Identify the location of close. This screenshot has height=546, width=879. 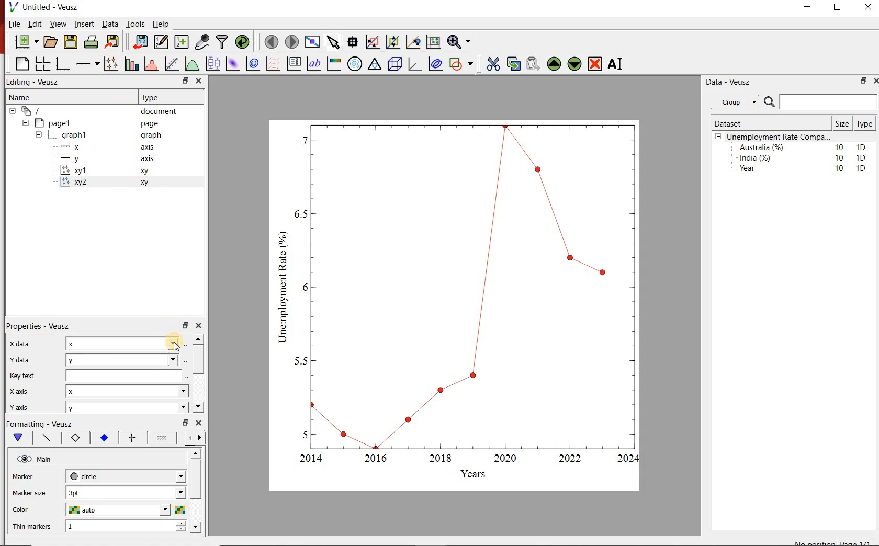
(199, 326).